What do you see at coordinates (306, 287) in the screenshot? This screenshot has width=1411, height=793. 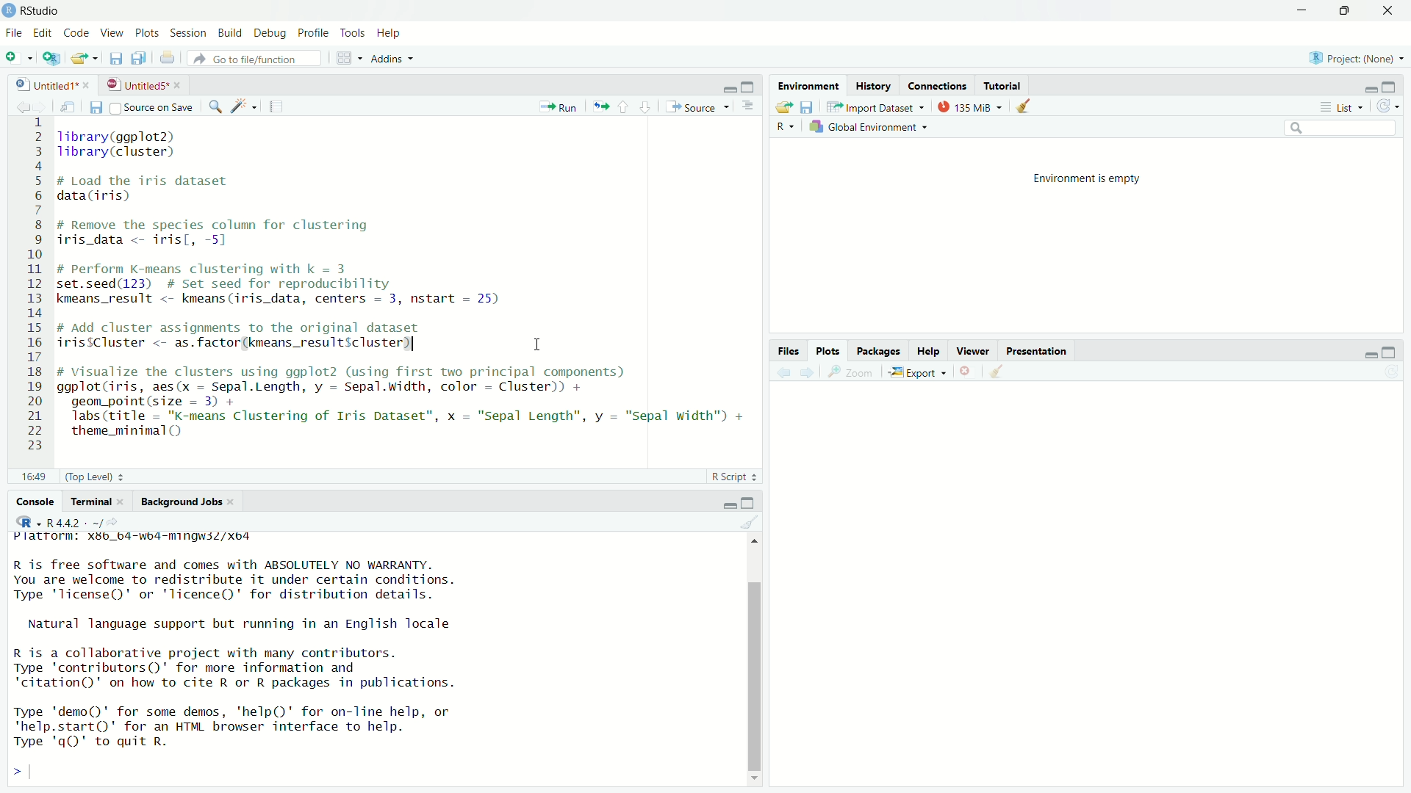 I see `# Perform K-means clustering with k = 3   set.seed(123) # Set seed for reproducibility   kmeans_result <- kmeans(iris_data, centers = 3, nstart = 25)` at bounding box center [306, 287].